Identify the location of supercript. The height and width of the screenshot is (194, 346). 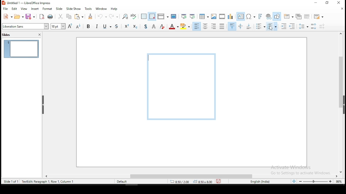
(125, 27).